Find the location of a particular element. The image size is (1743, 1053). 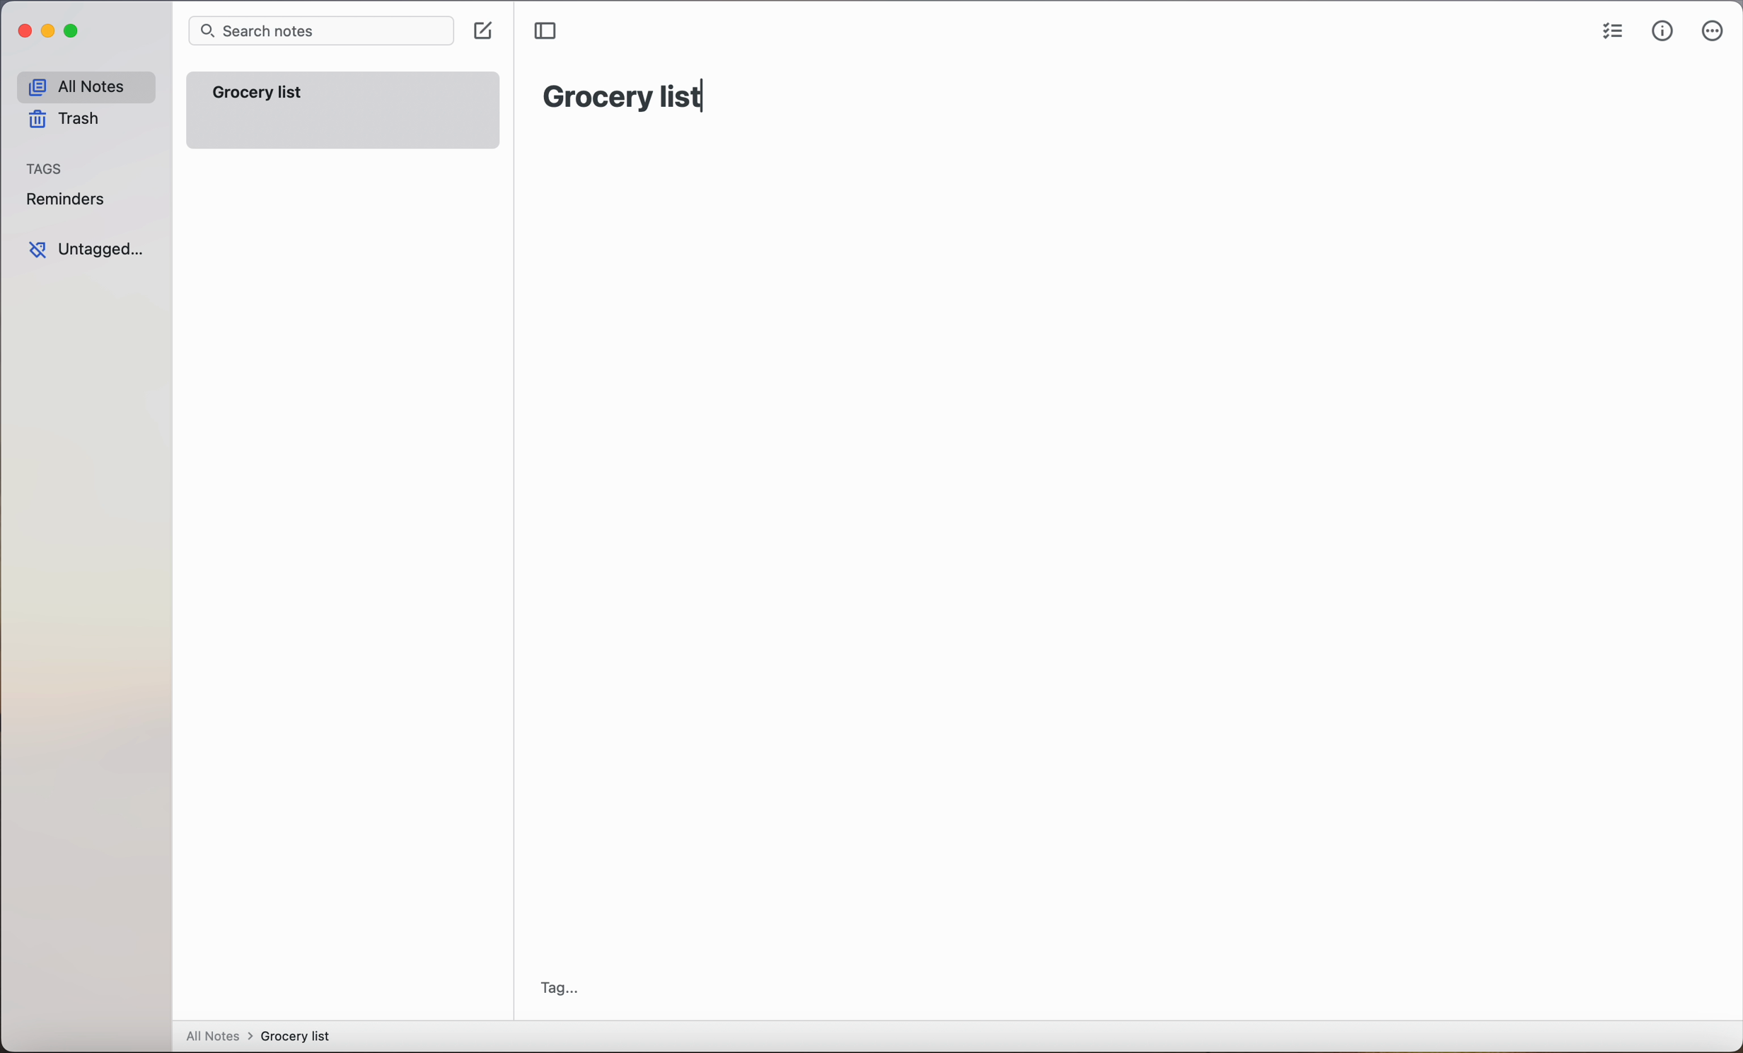

more options is located at coordinates (1713, 34).